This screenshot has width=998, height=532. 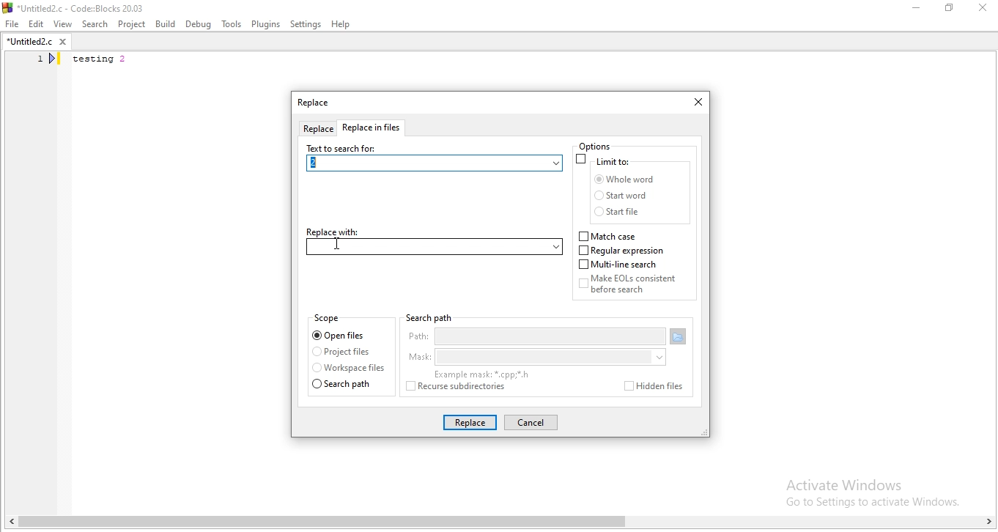 I want to click on settings, so click(x=306, y=24).